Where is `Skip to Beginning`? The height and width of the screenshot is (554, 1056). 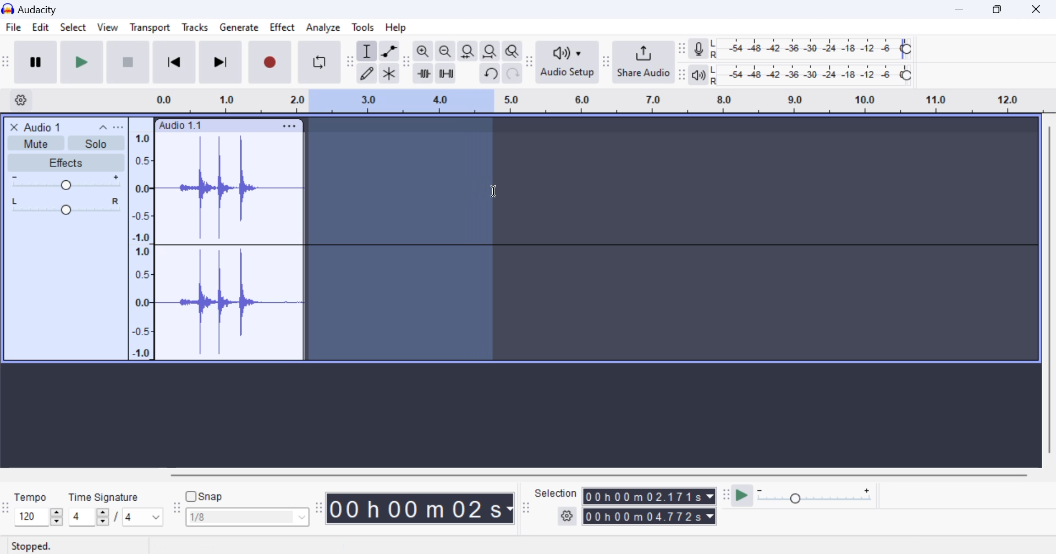
Skip to Beginning is located at coordinates (174, 63).